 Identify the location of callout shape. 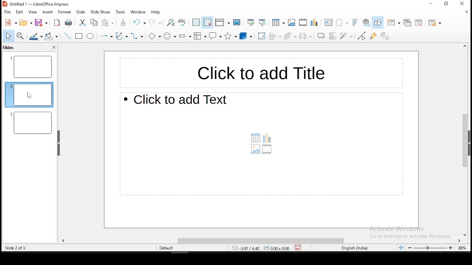
(215, 36).